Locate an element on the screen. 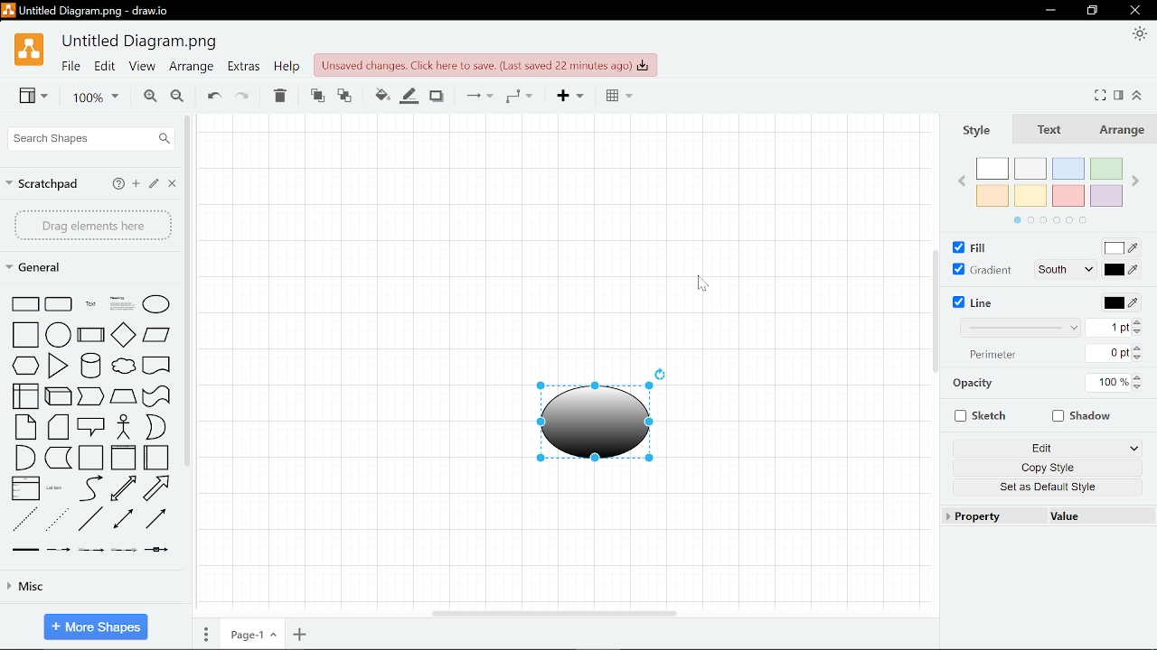 The image size is (1157, 650). Appearence is located at coordinates (1137, 34).